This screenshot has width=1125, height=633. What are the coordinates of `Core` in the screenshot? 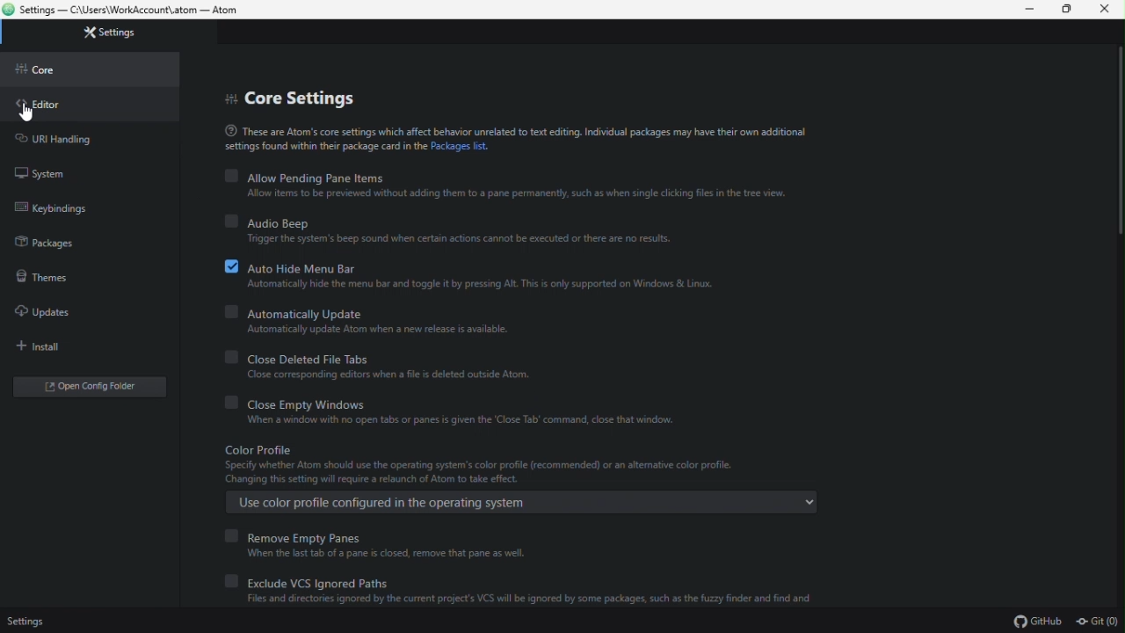 It's located at (58, 72).